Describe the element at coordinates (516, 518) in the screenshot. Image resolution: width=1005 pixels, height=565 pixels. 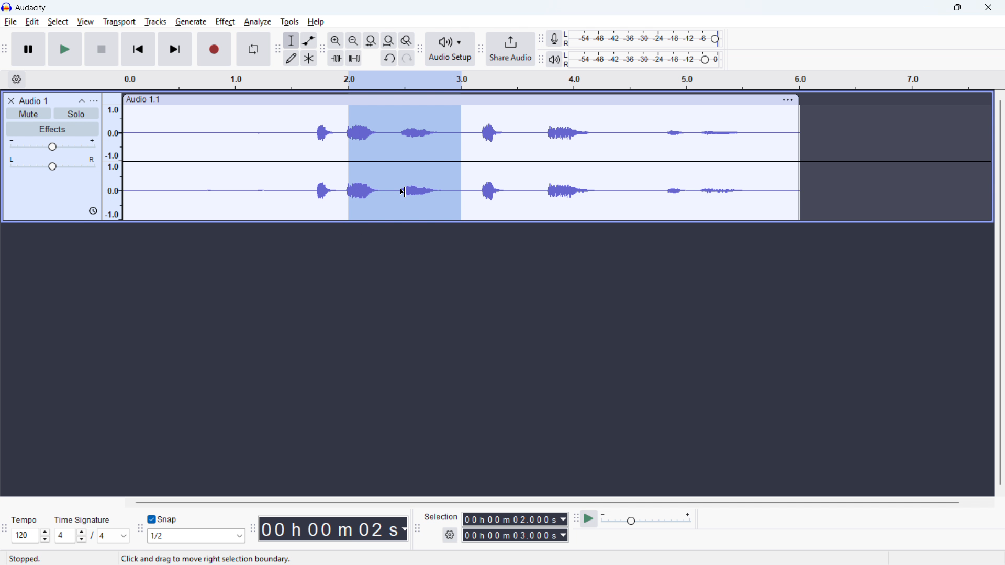
I see `Selection start time` at that location.